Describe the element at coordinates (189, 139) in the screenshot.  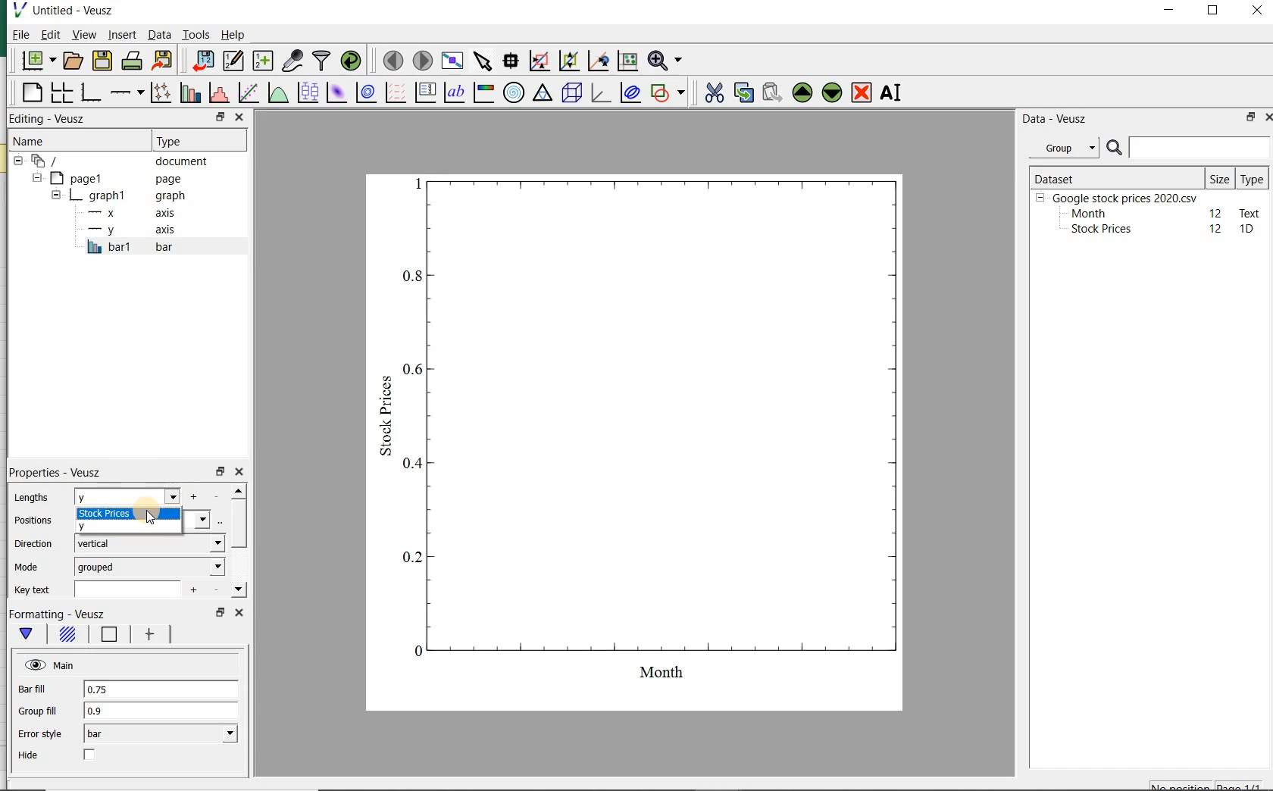
I see `Type` at that location.